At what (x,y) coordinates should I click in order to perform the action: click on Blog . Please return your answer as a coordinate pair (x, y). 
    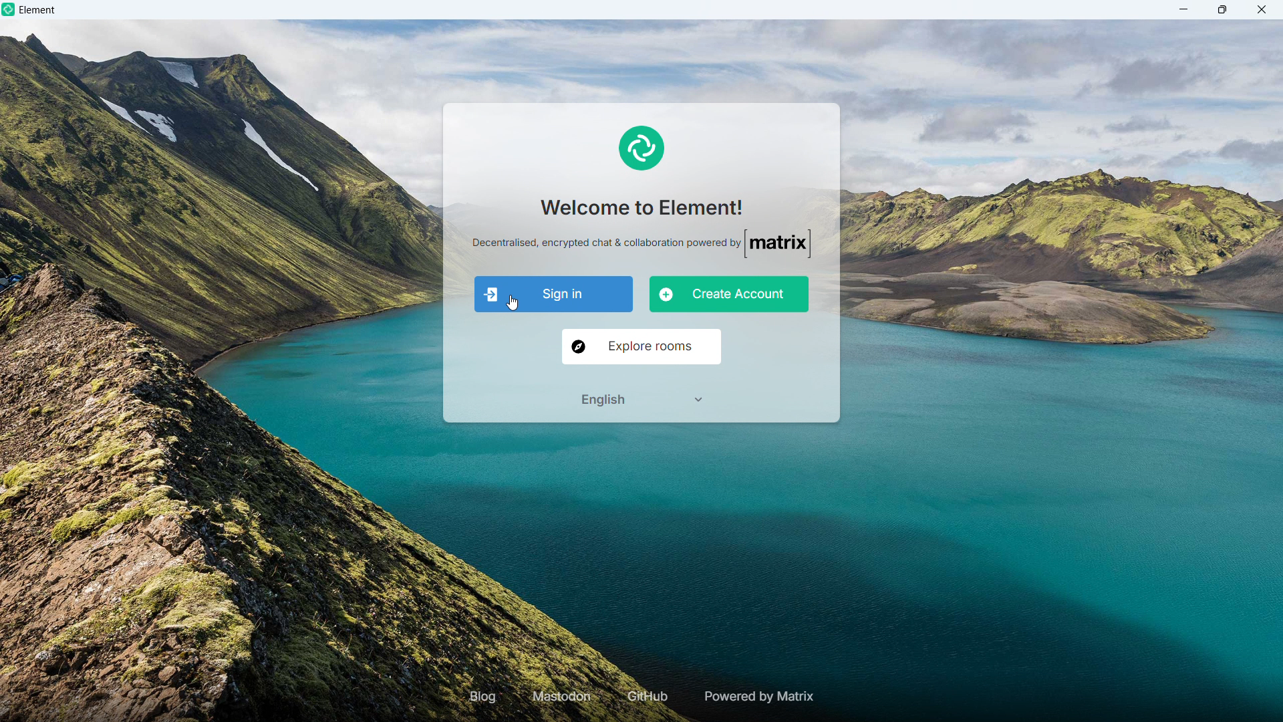
    Looking at the image, I should click on (483, 696).